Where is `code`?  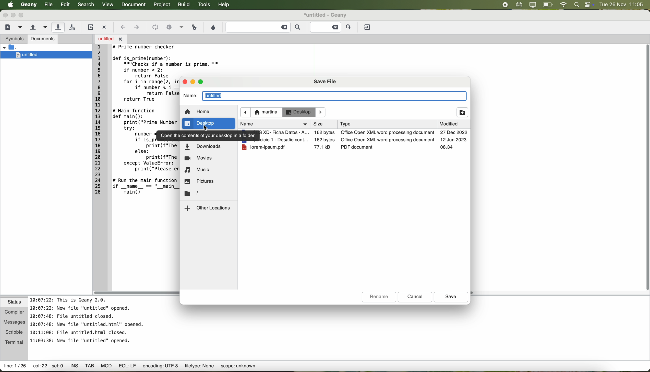
code is located at coordinates (138, 125).